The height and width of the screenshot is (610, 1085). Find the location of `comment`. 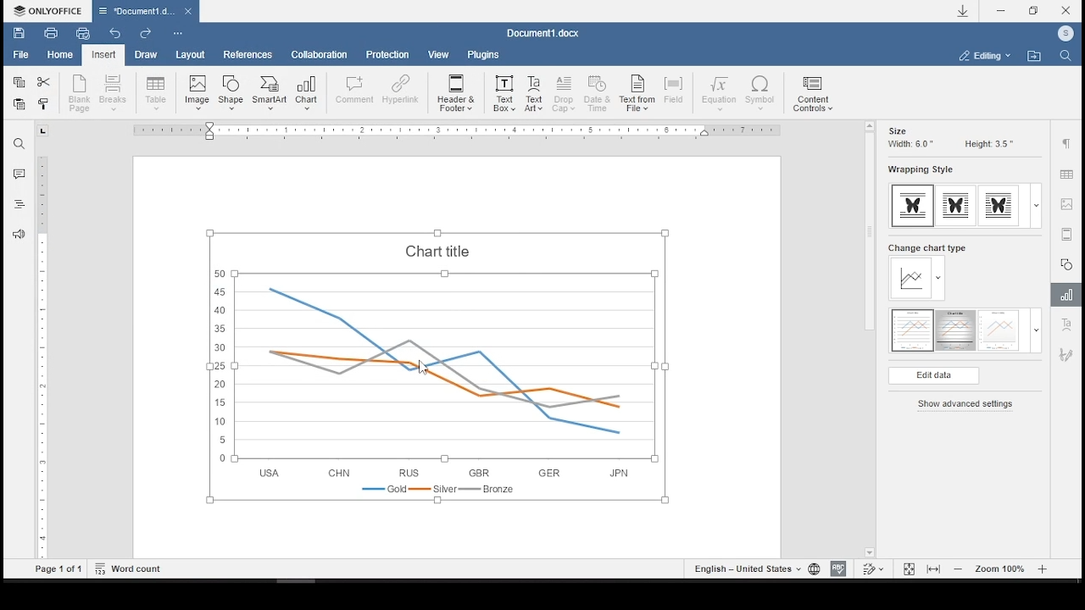

comment is located at coordinates (354, 92).